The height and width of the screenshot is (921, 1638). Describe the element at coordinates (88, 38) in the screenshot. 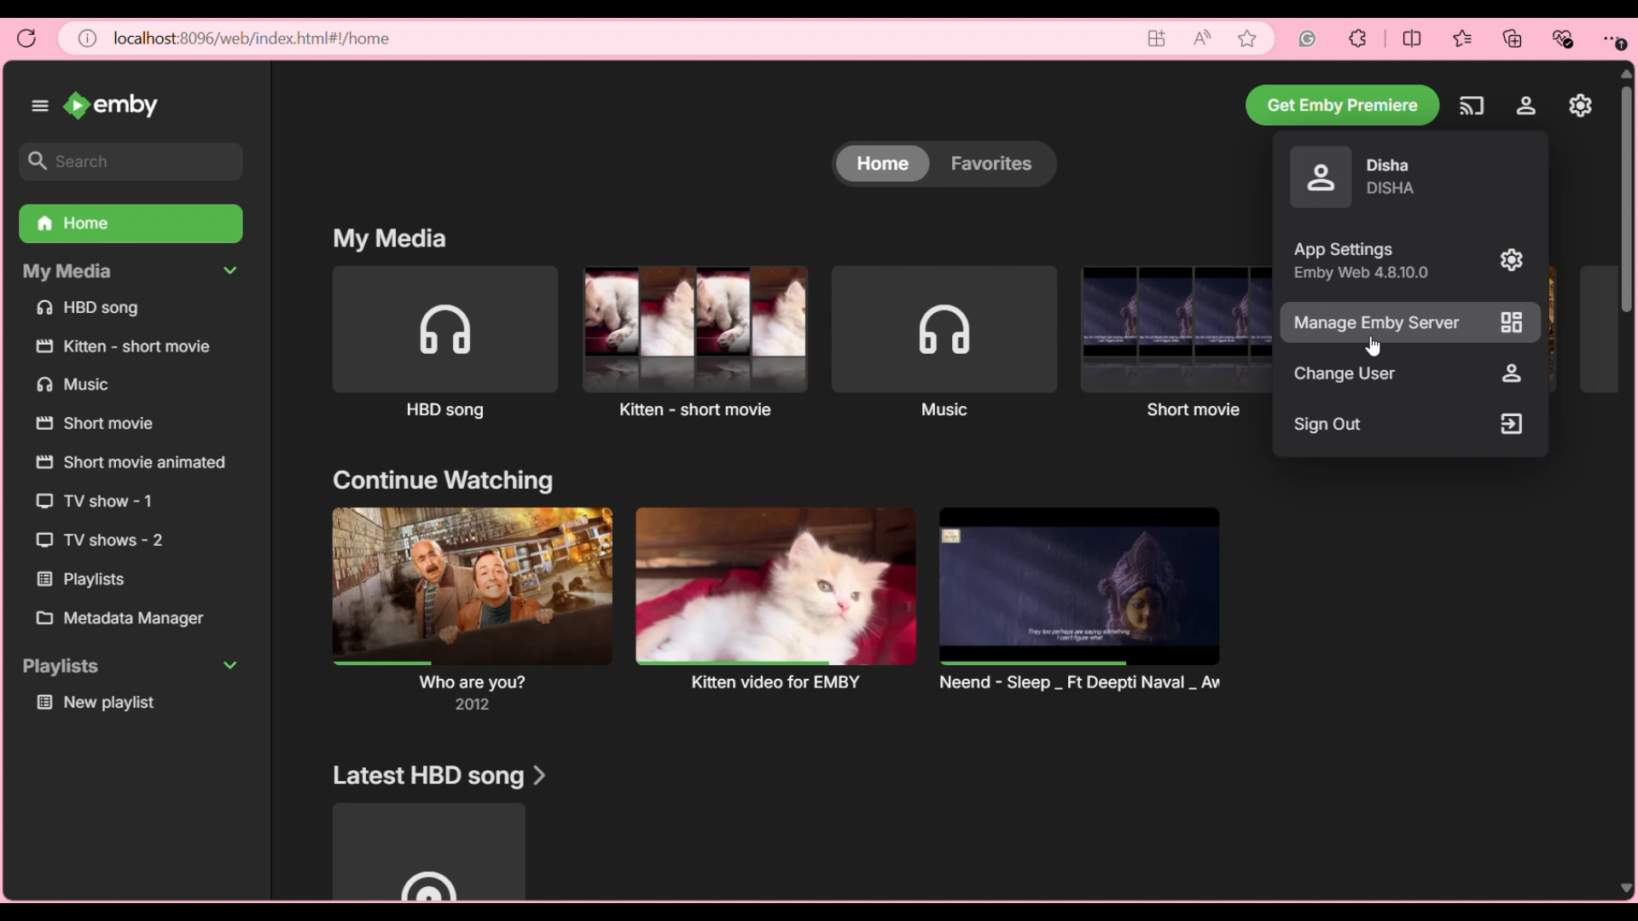

I see `View site information` at that location.